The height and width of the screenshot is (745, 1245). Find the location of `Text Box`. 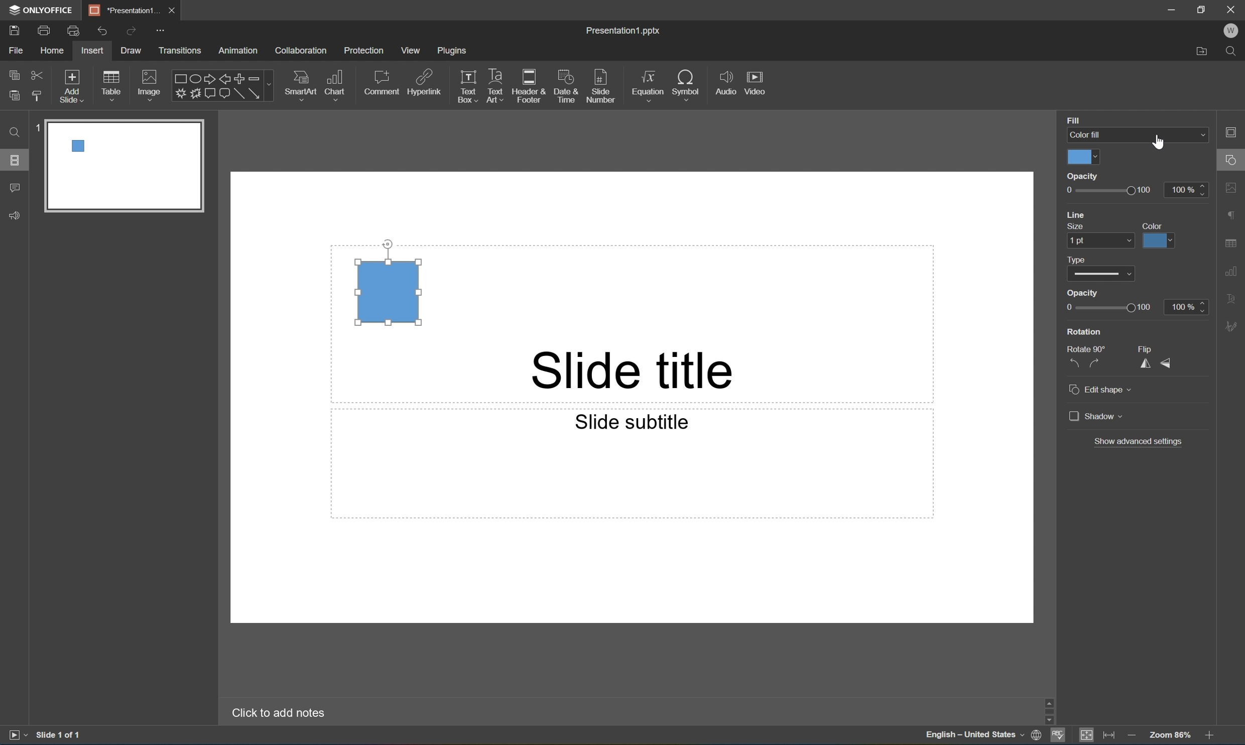

Text Box is located at coordinates (468, 87).